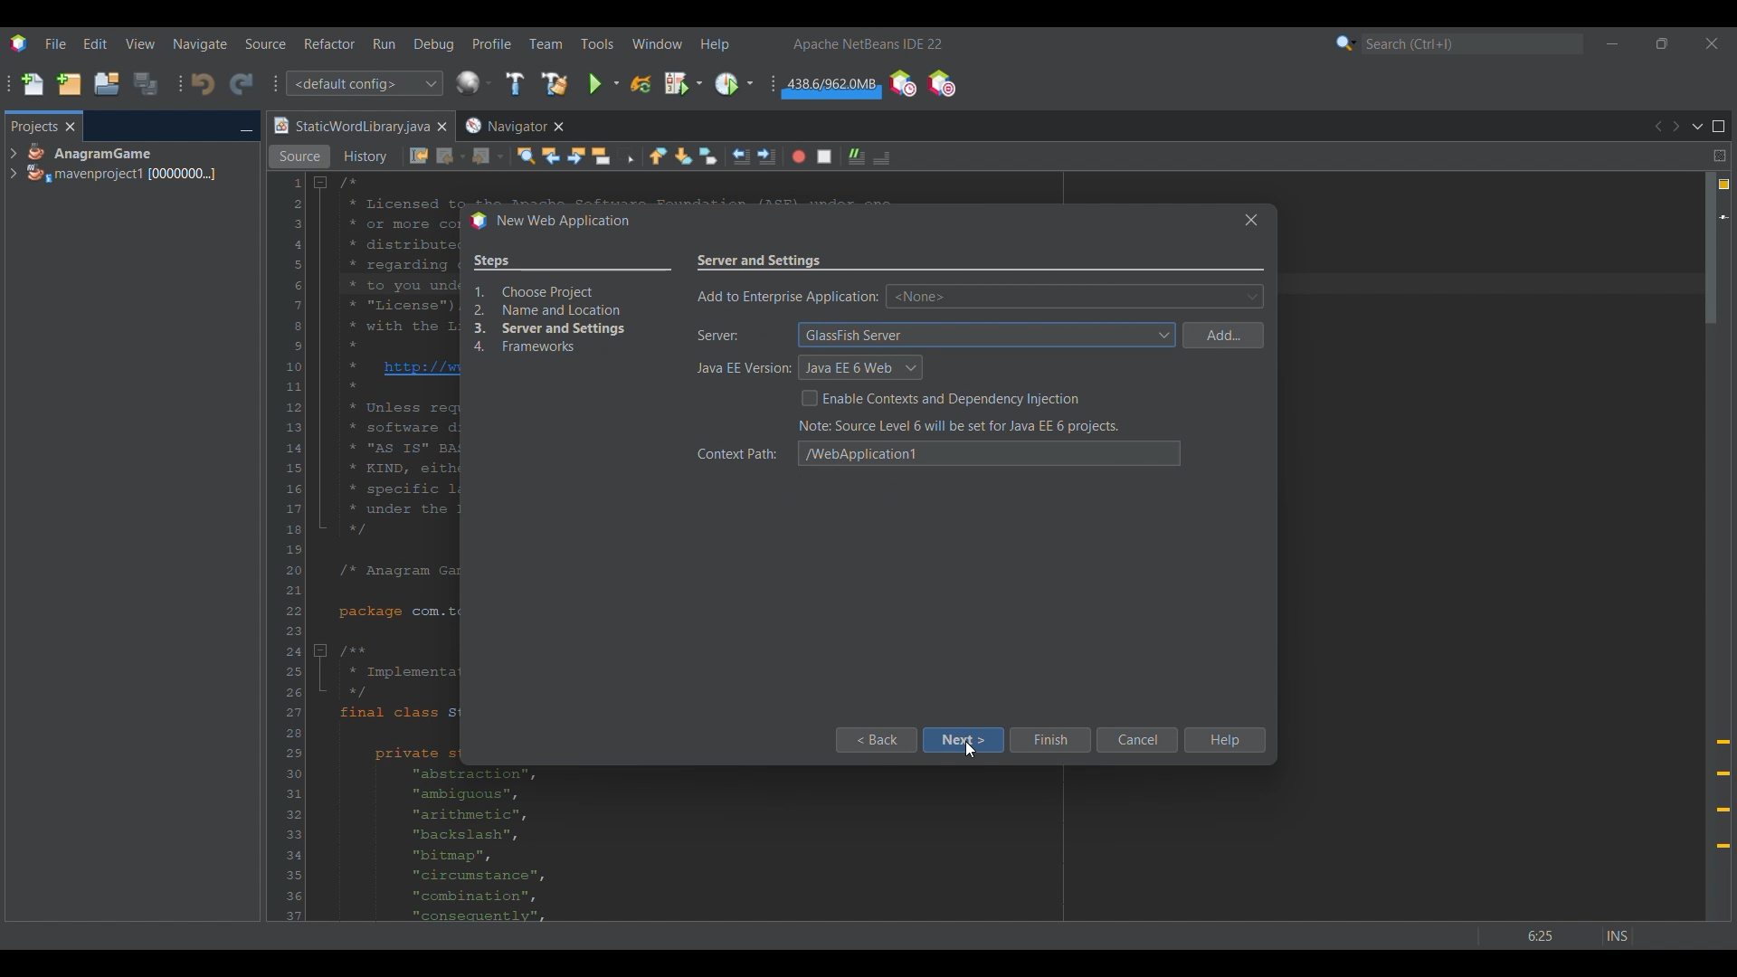 Image resolution: width=1737 pixels, height=977 pixels. I want to click on Window menu, so click(658, 43).